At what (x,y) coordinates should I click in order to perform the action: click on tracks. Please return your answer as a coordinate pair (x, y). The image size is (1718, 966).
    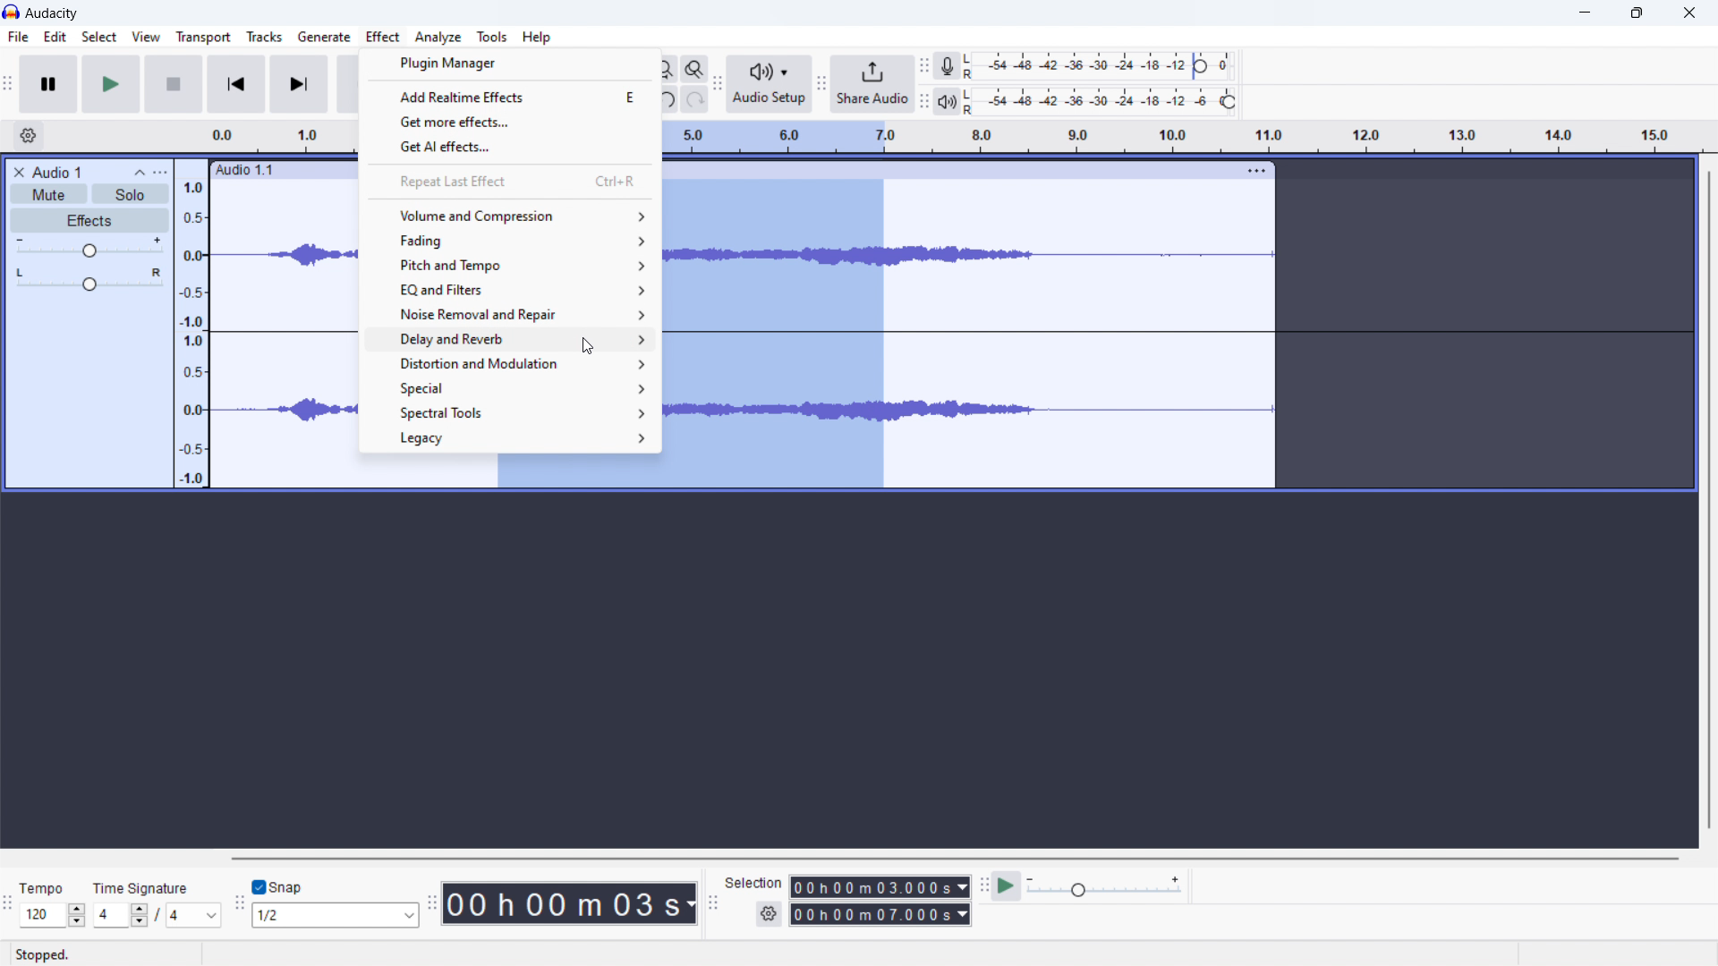
    Looking at the image, I should click on (264, 37).